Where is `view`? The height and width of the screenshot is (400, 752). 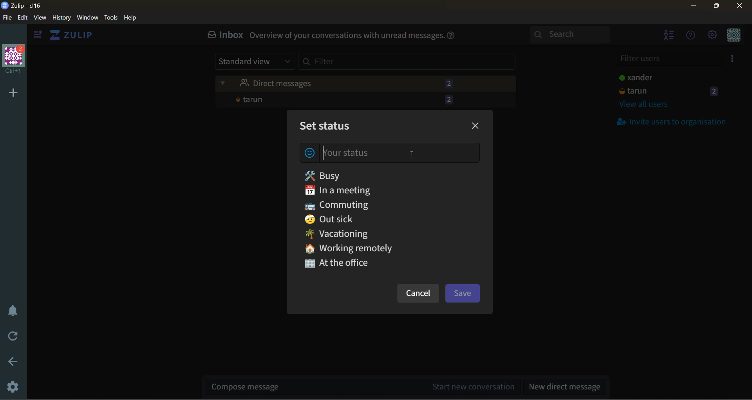
view is located at coordinates (40, 18).